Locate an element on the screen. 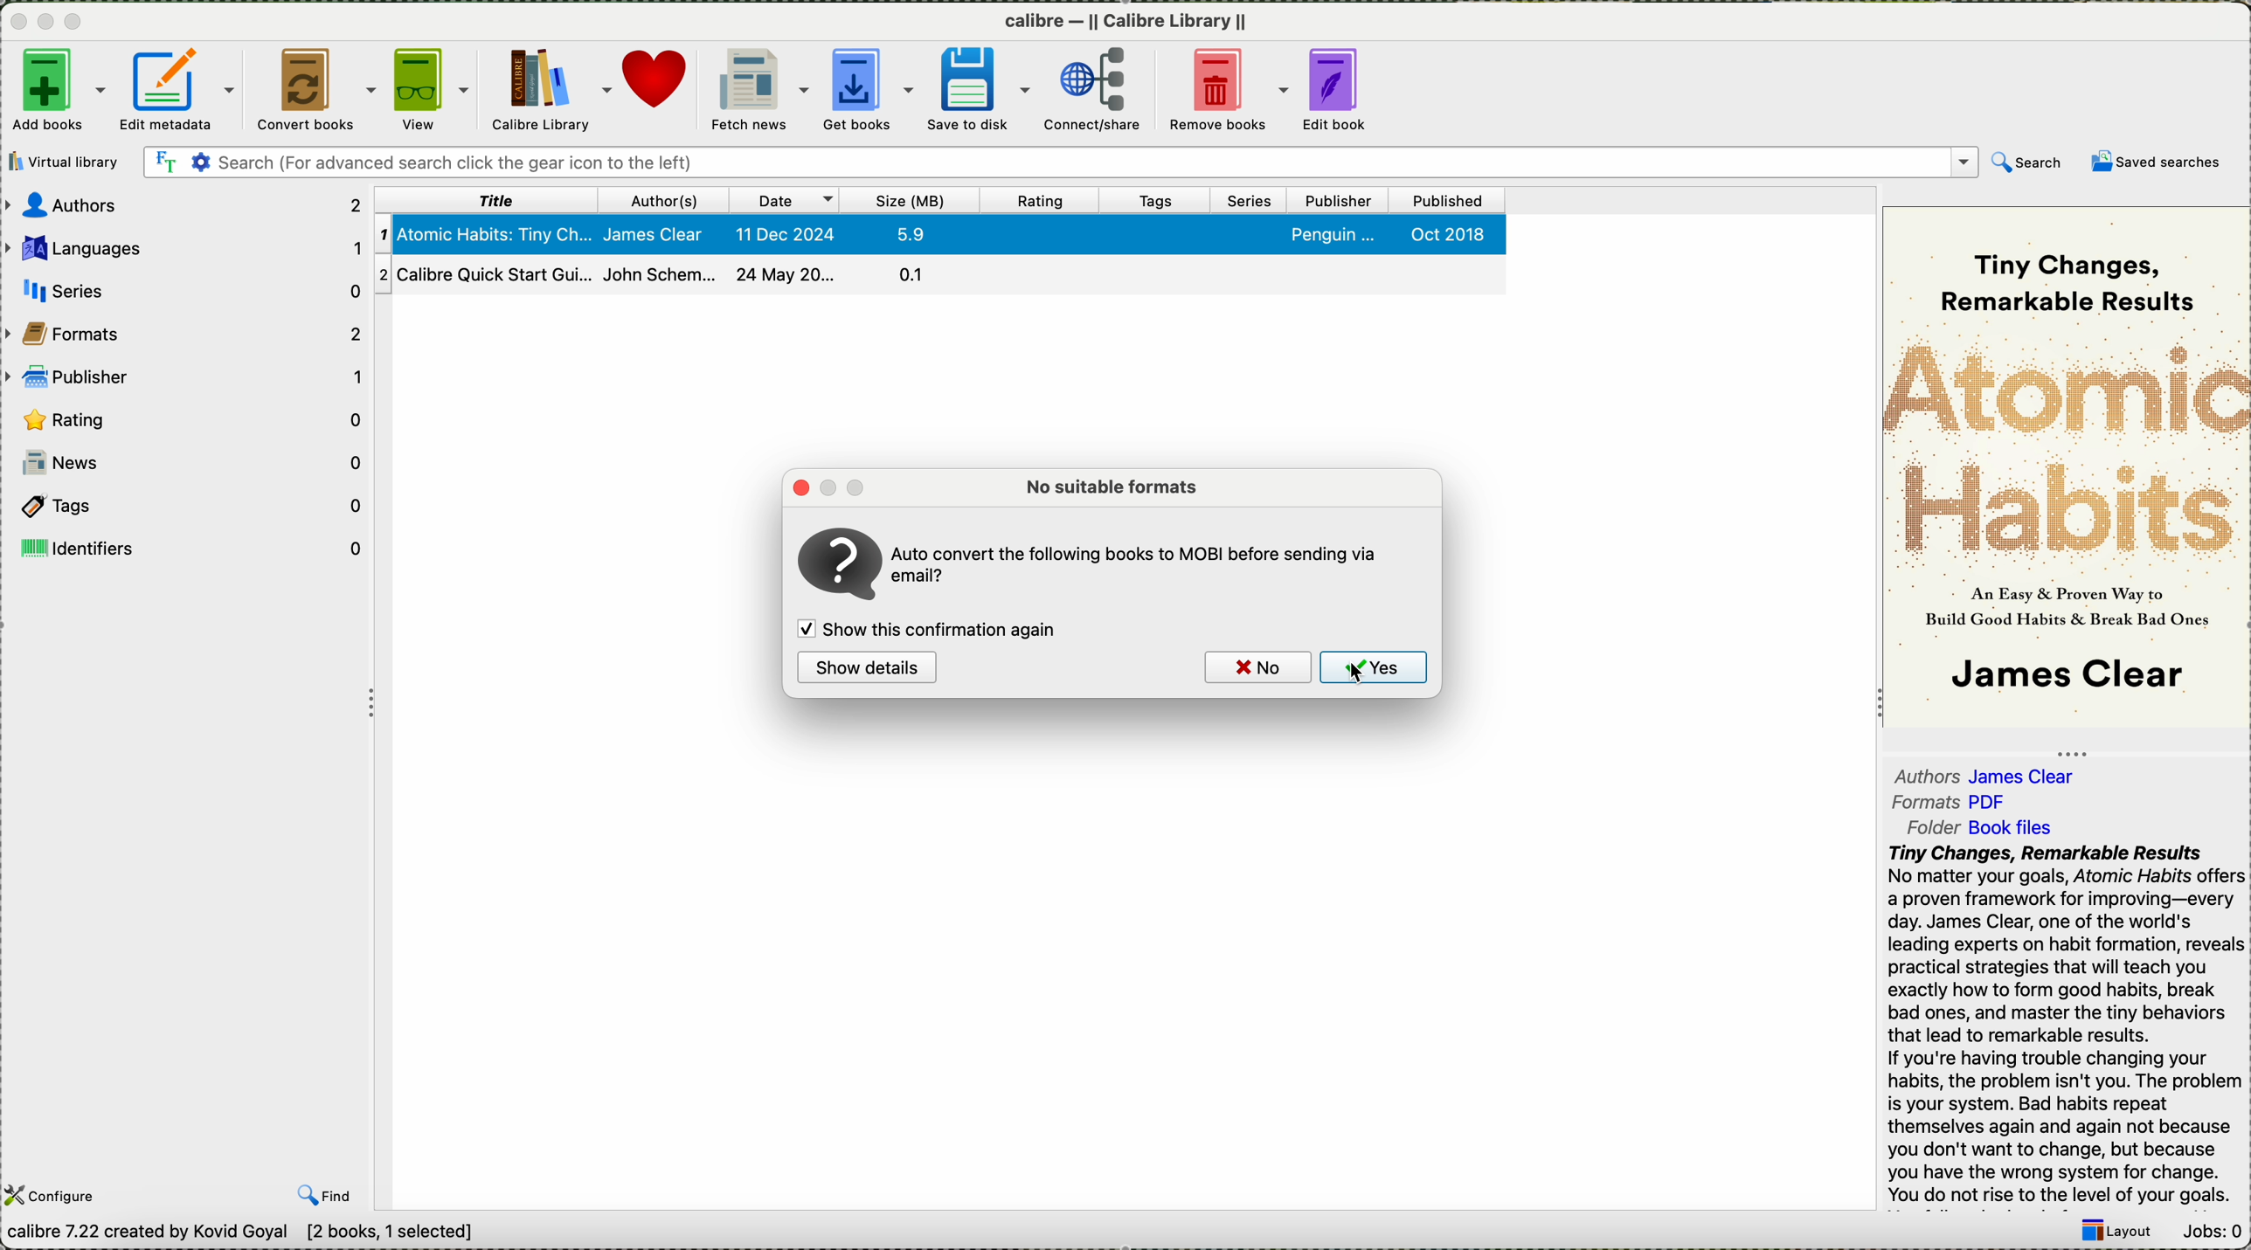 This screenshot has height=1250, width=2251. edit metadata is located at coordinates (180, 89).